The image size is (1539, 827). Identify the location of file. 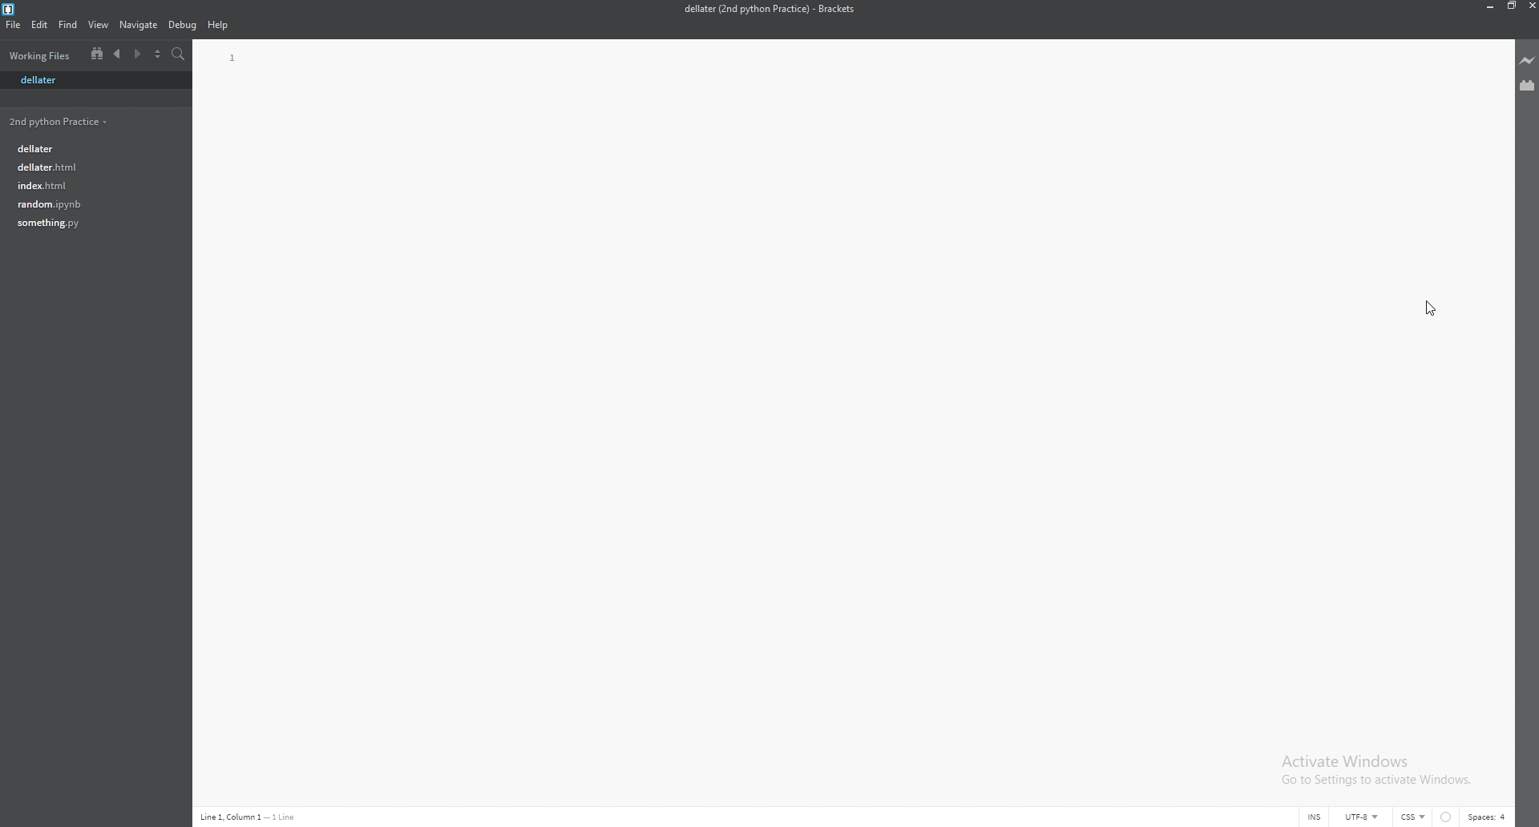
(89, 223).